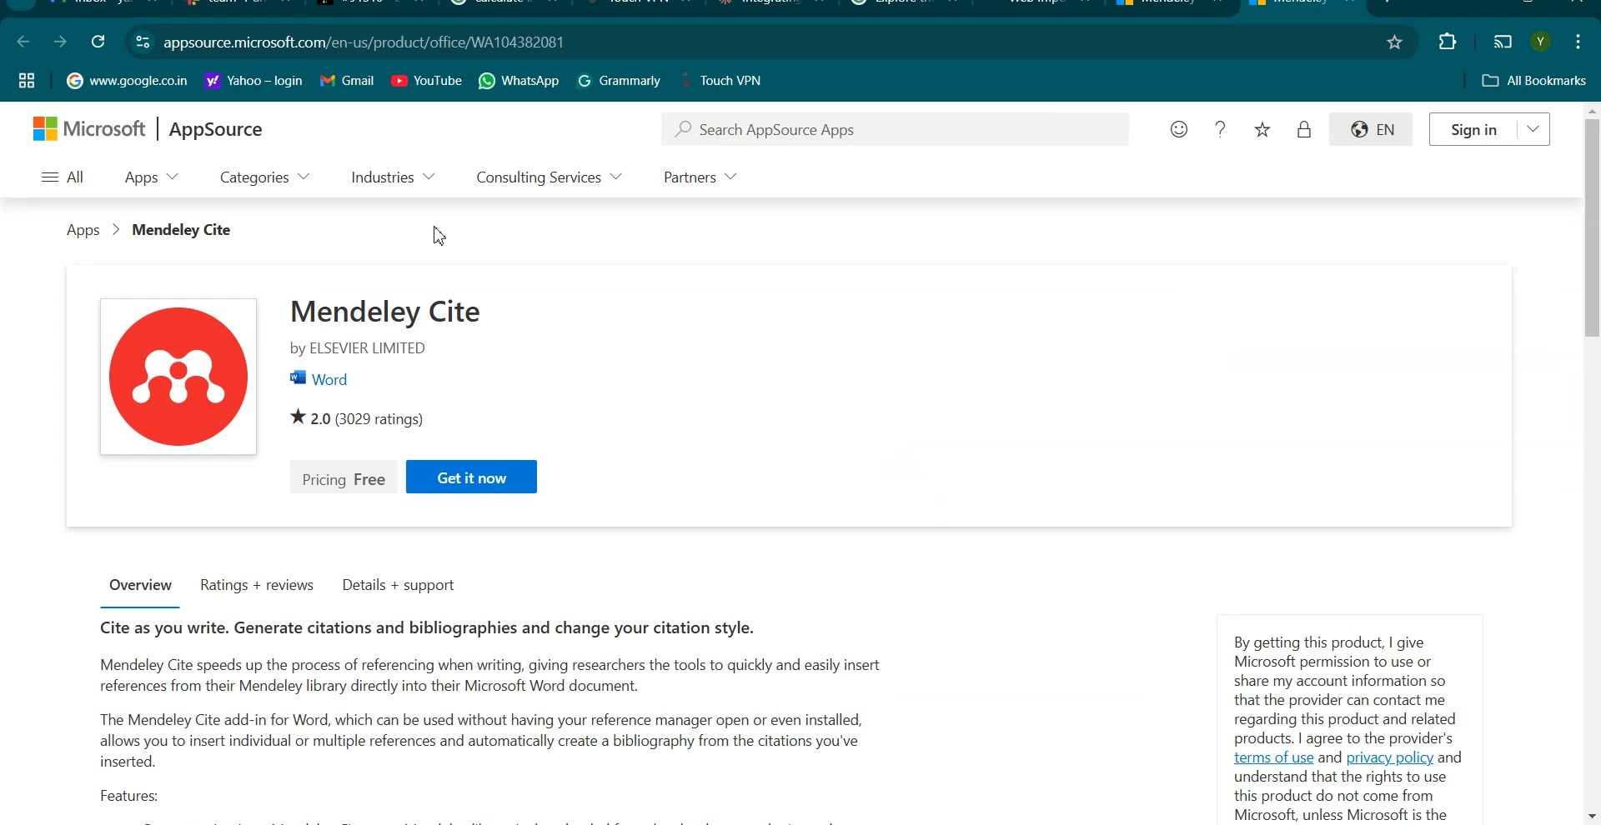 This screenshot has height=825, width=1601. I want to click on Grammarly Bookmarks, so click(620, 80).